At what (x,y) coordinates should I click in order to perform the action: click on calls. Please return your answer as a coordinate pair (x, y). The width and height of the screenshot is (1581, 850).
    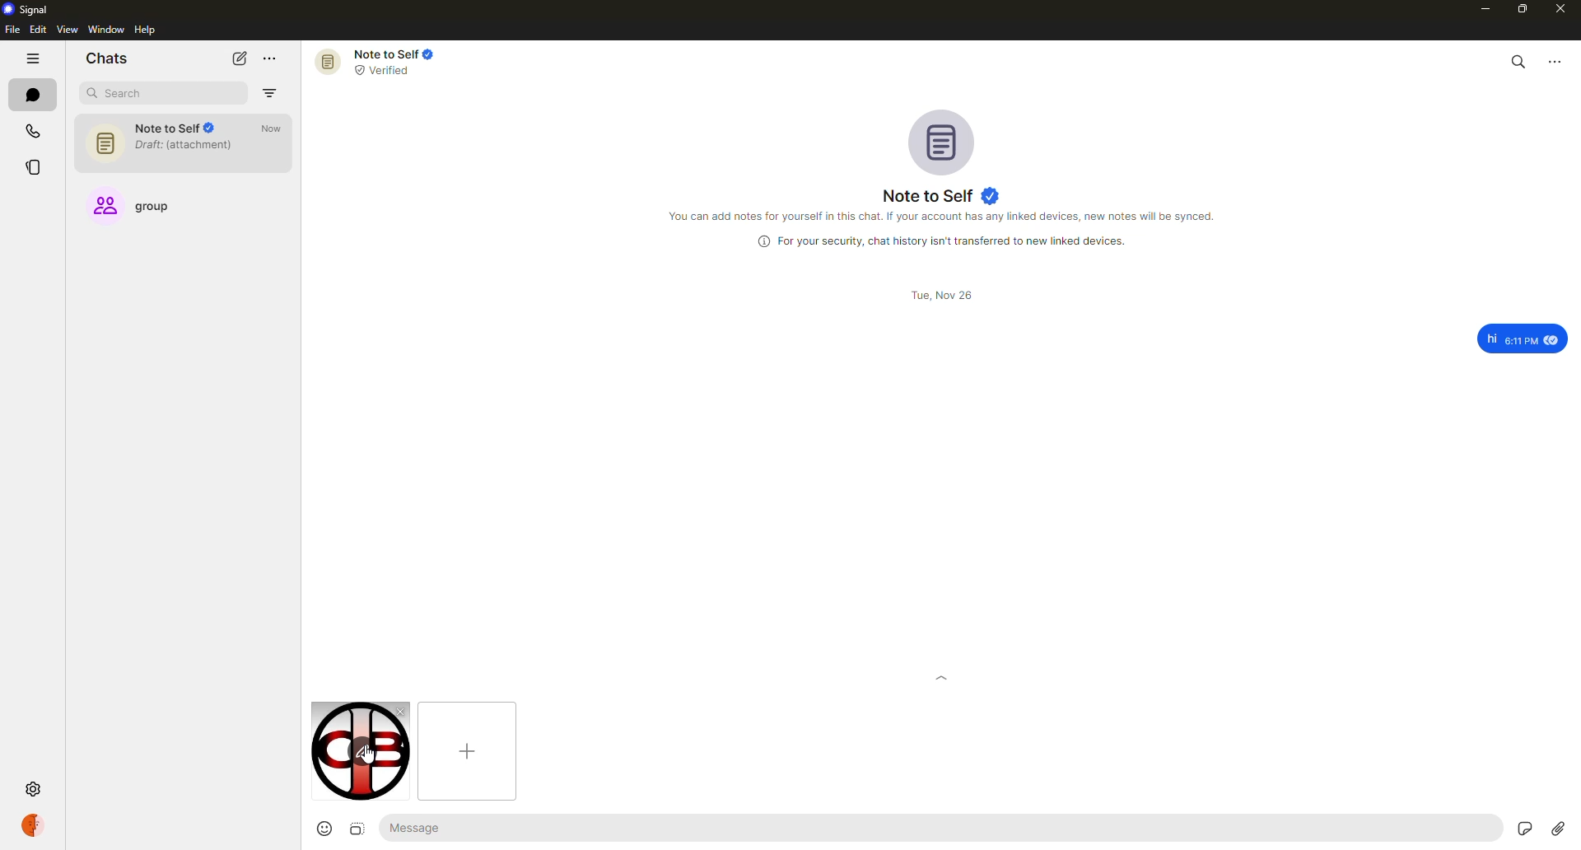
    Looking at the image, I should click on (31, 129).